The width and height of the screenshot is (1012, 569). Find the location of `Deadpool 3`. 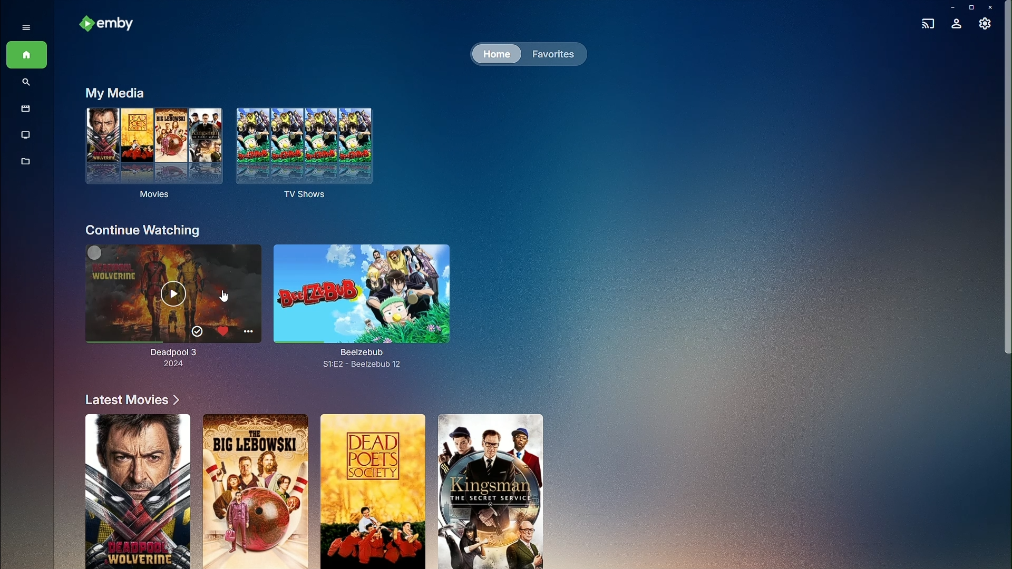

Deadpool 3 is located at coordinates (149, 304).